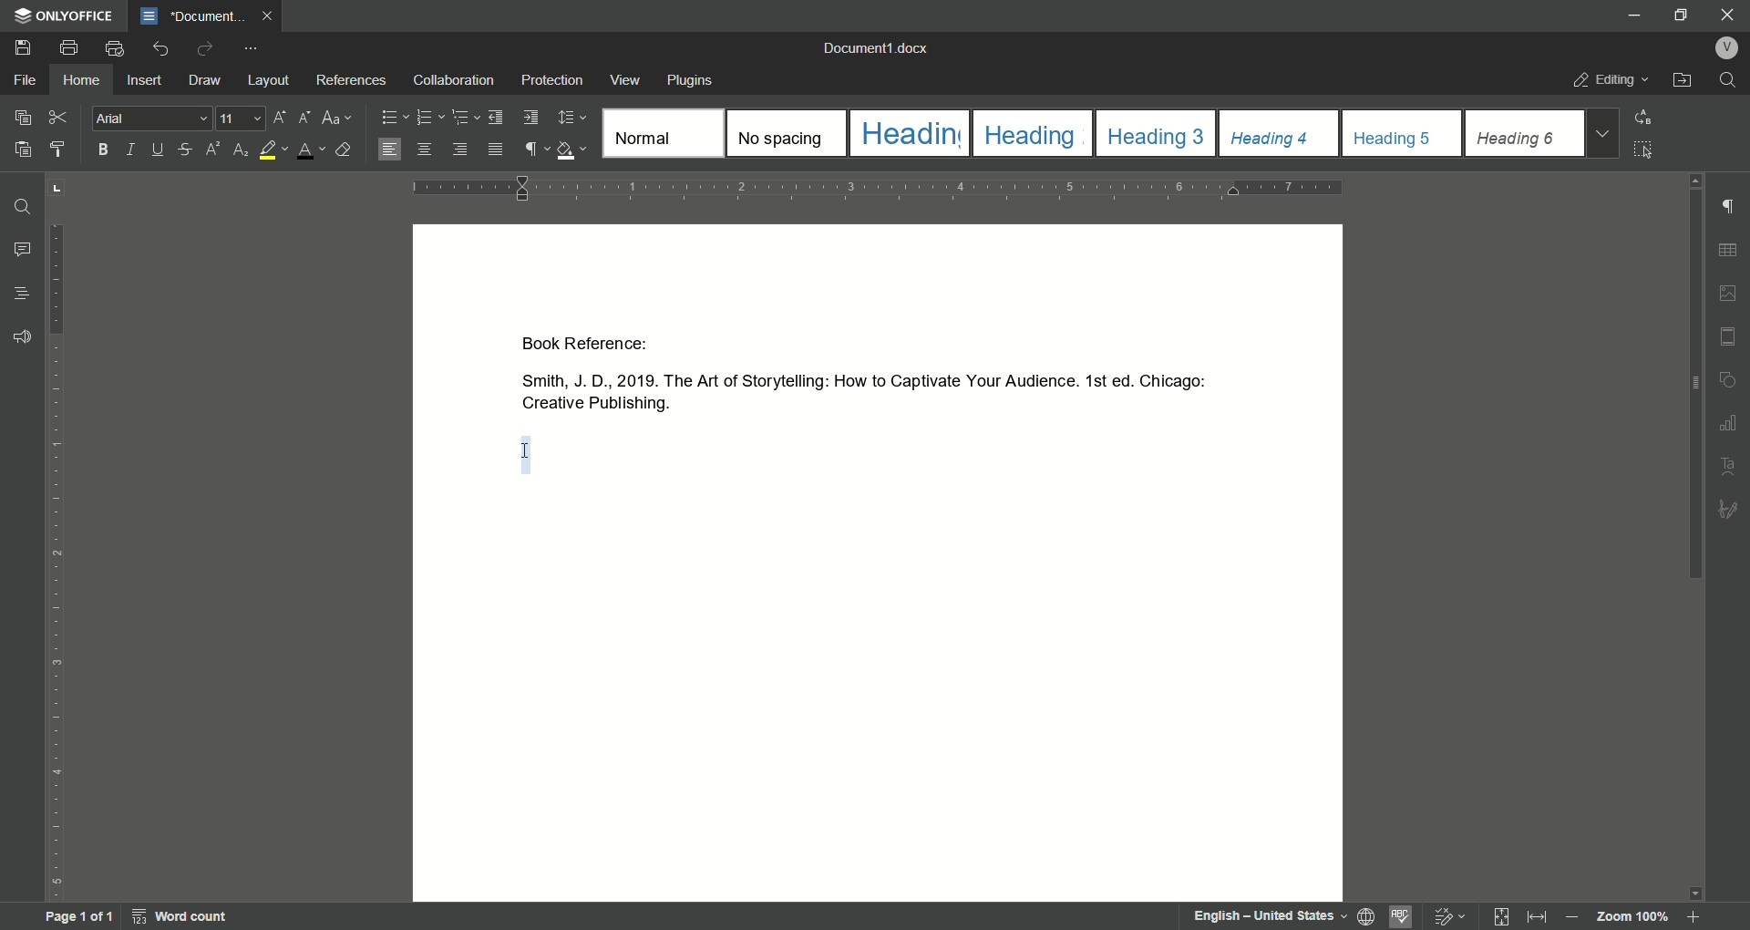 This screenshot has width=1750, height=930. I want to click on plugins, so click(691, 80).